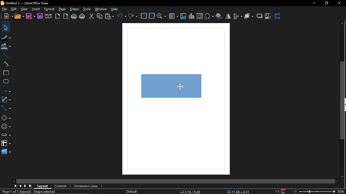 This screenshot has height=194, width=346. What do you see at coordinates (6, 143) in the screenshot?
I see `flowchart` at bounding box center [6, 143].